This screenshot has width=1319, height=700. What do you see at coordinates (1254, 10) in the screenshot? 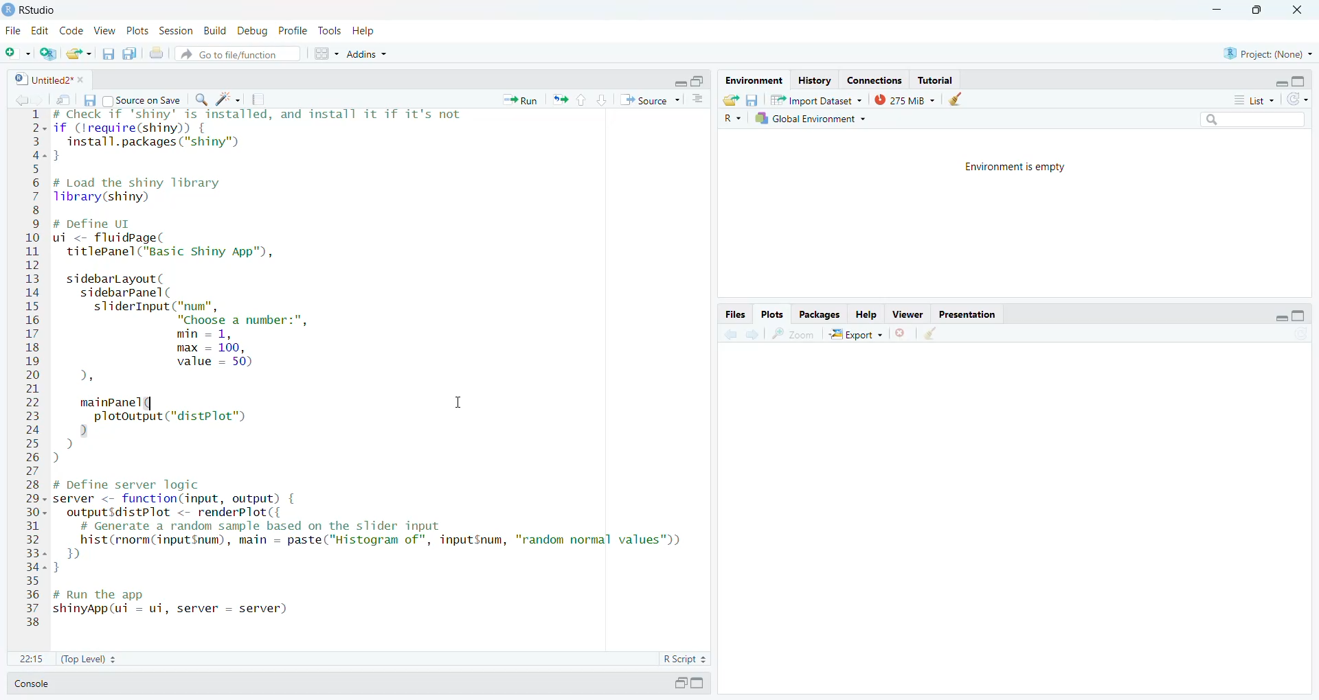
I see `resize` at bounding box center [1254, 10].